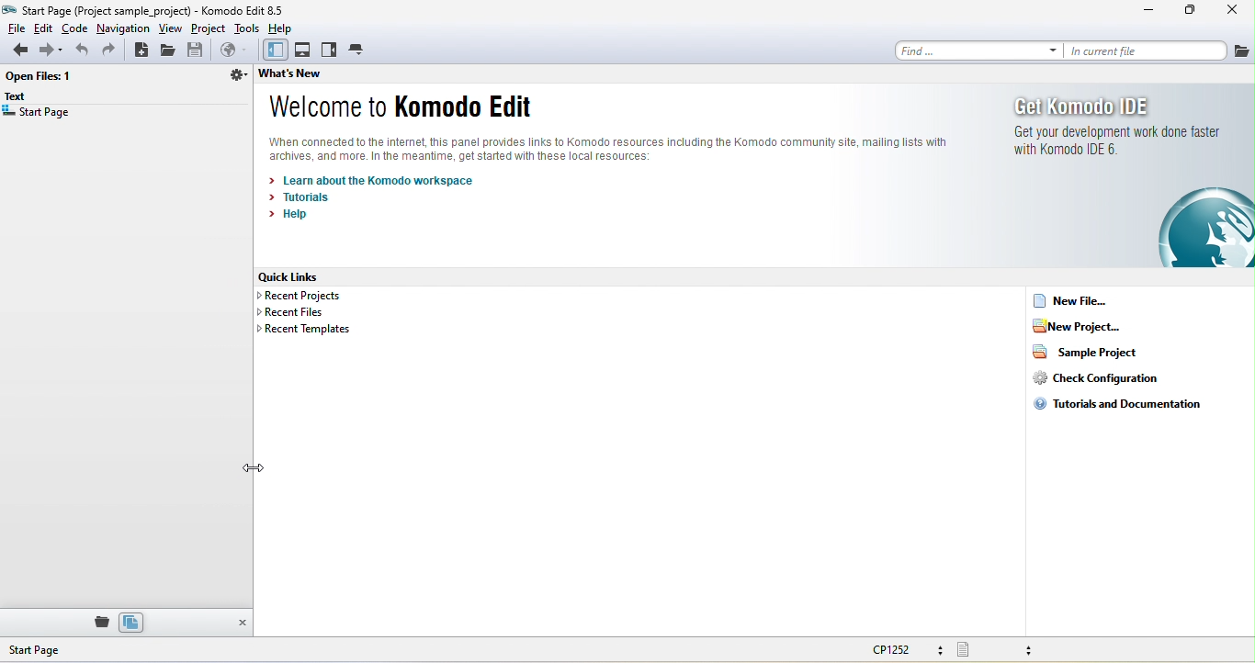 The image size is (1255, 663). Describe the element at coordinates (330, 51) in the screenshot. I see `right pane` at that location.